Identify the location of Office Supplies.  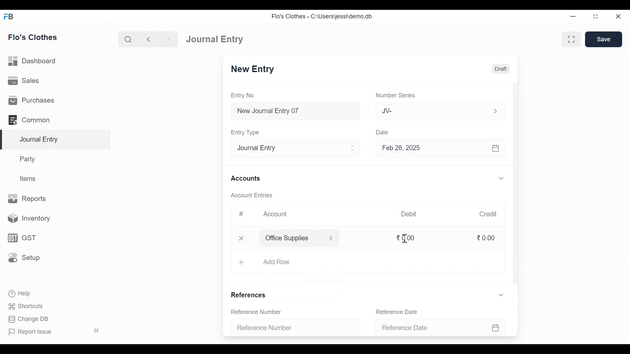
(292, 238).